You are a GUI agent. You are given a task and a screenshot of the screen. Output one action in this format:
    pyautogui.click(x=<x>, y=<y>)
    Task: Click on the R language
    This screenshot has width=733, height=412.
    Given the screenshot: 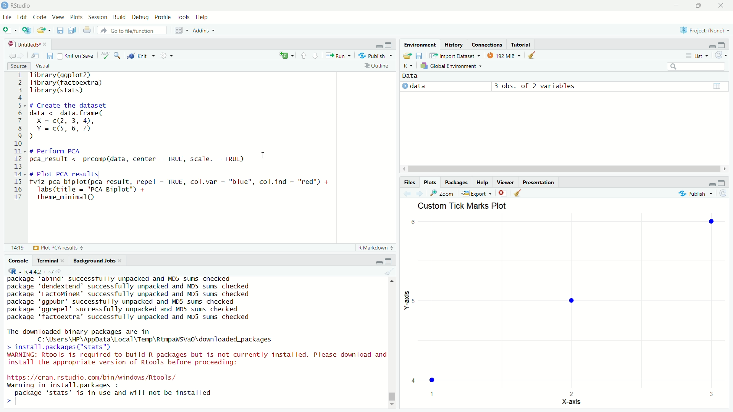 What is the action you would take?
    pyautogui.click(x=408, y=66)
    